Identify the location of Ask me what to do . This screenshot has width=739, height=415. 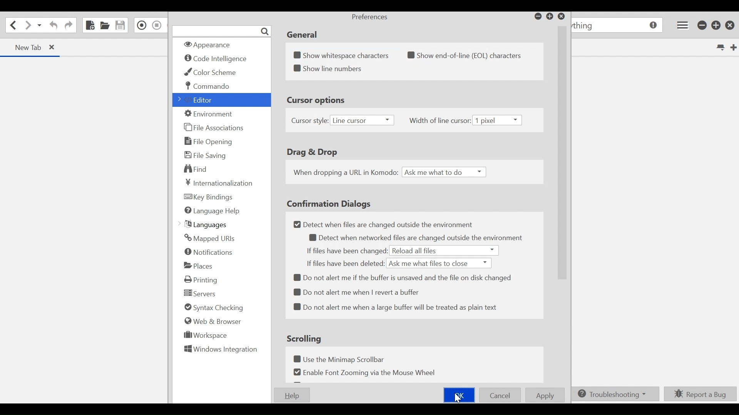
(445, 173).